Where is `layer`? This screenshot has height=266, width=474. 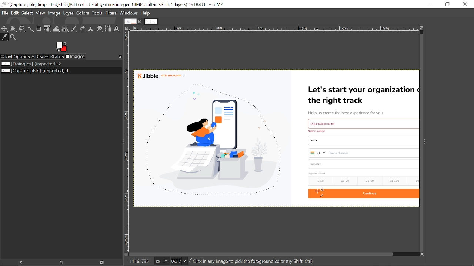
layer is located at coordinates (68, 13).